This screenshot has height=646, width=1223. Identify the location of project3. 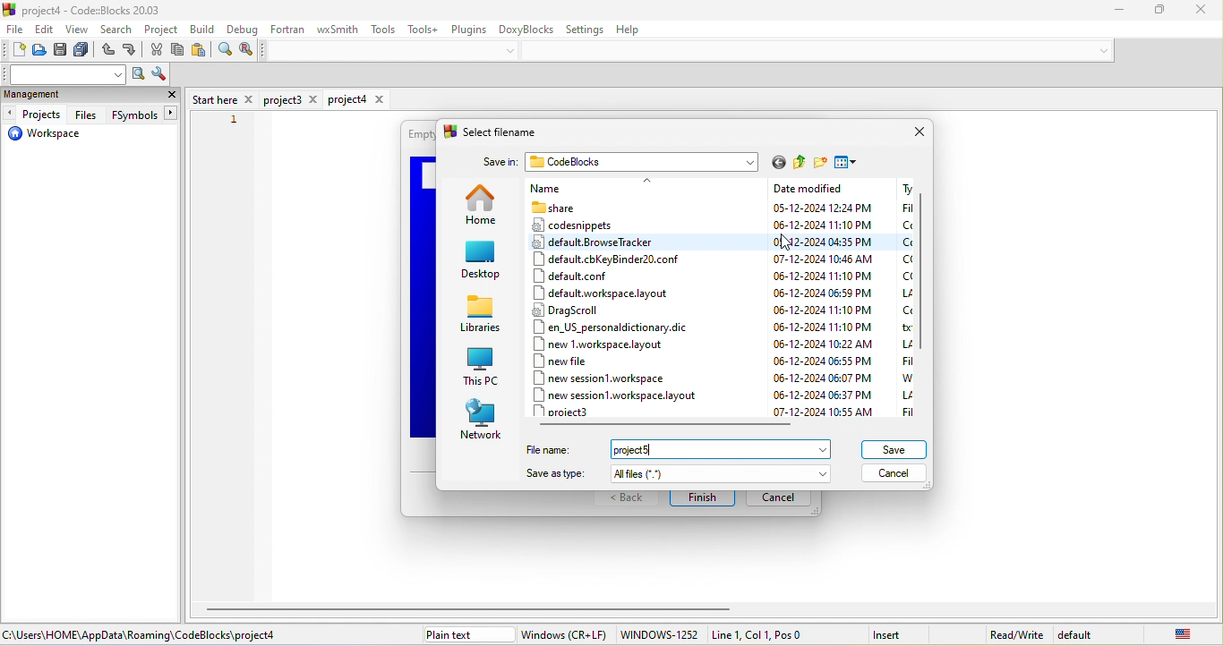
(575, 412).